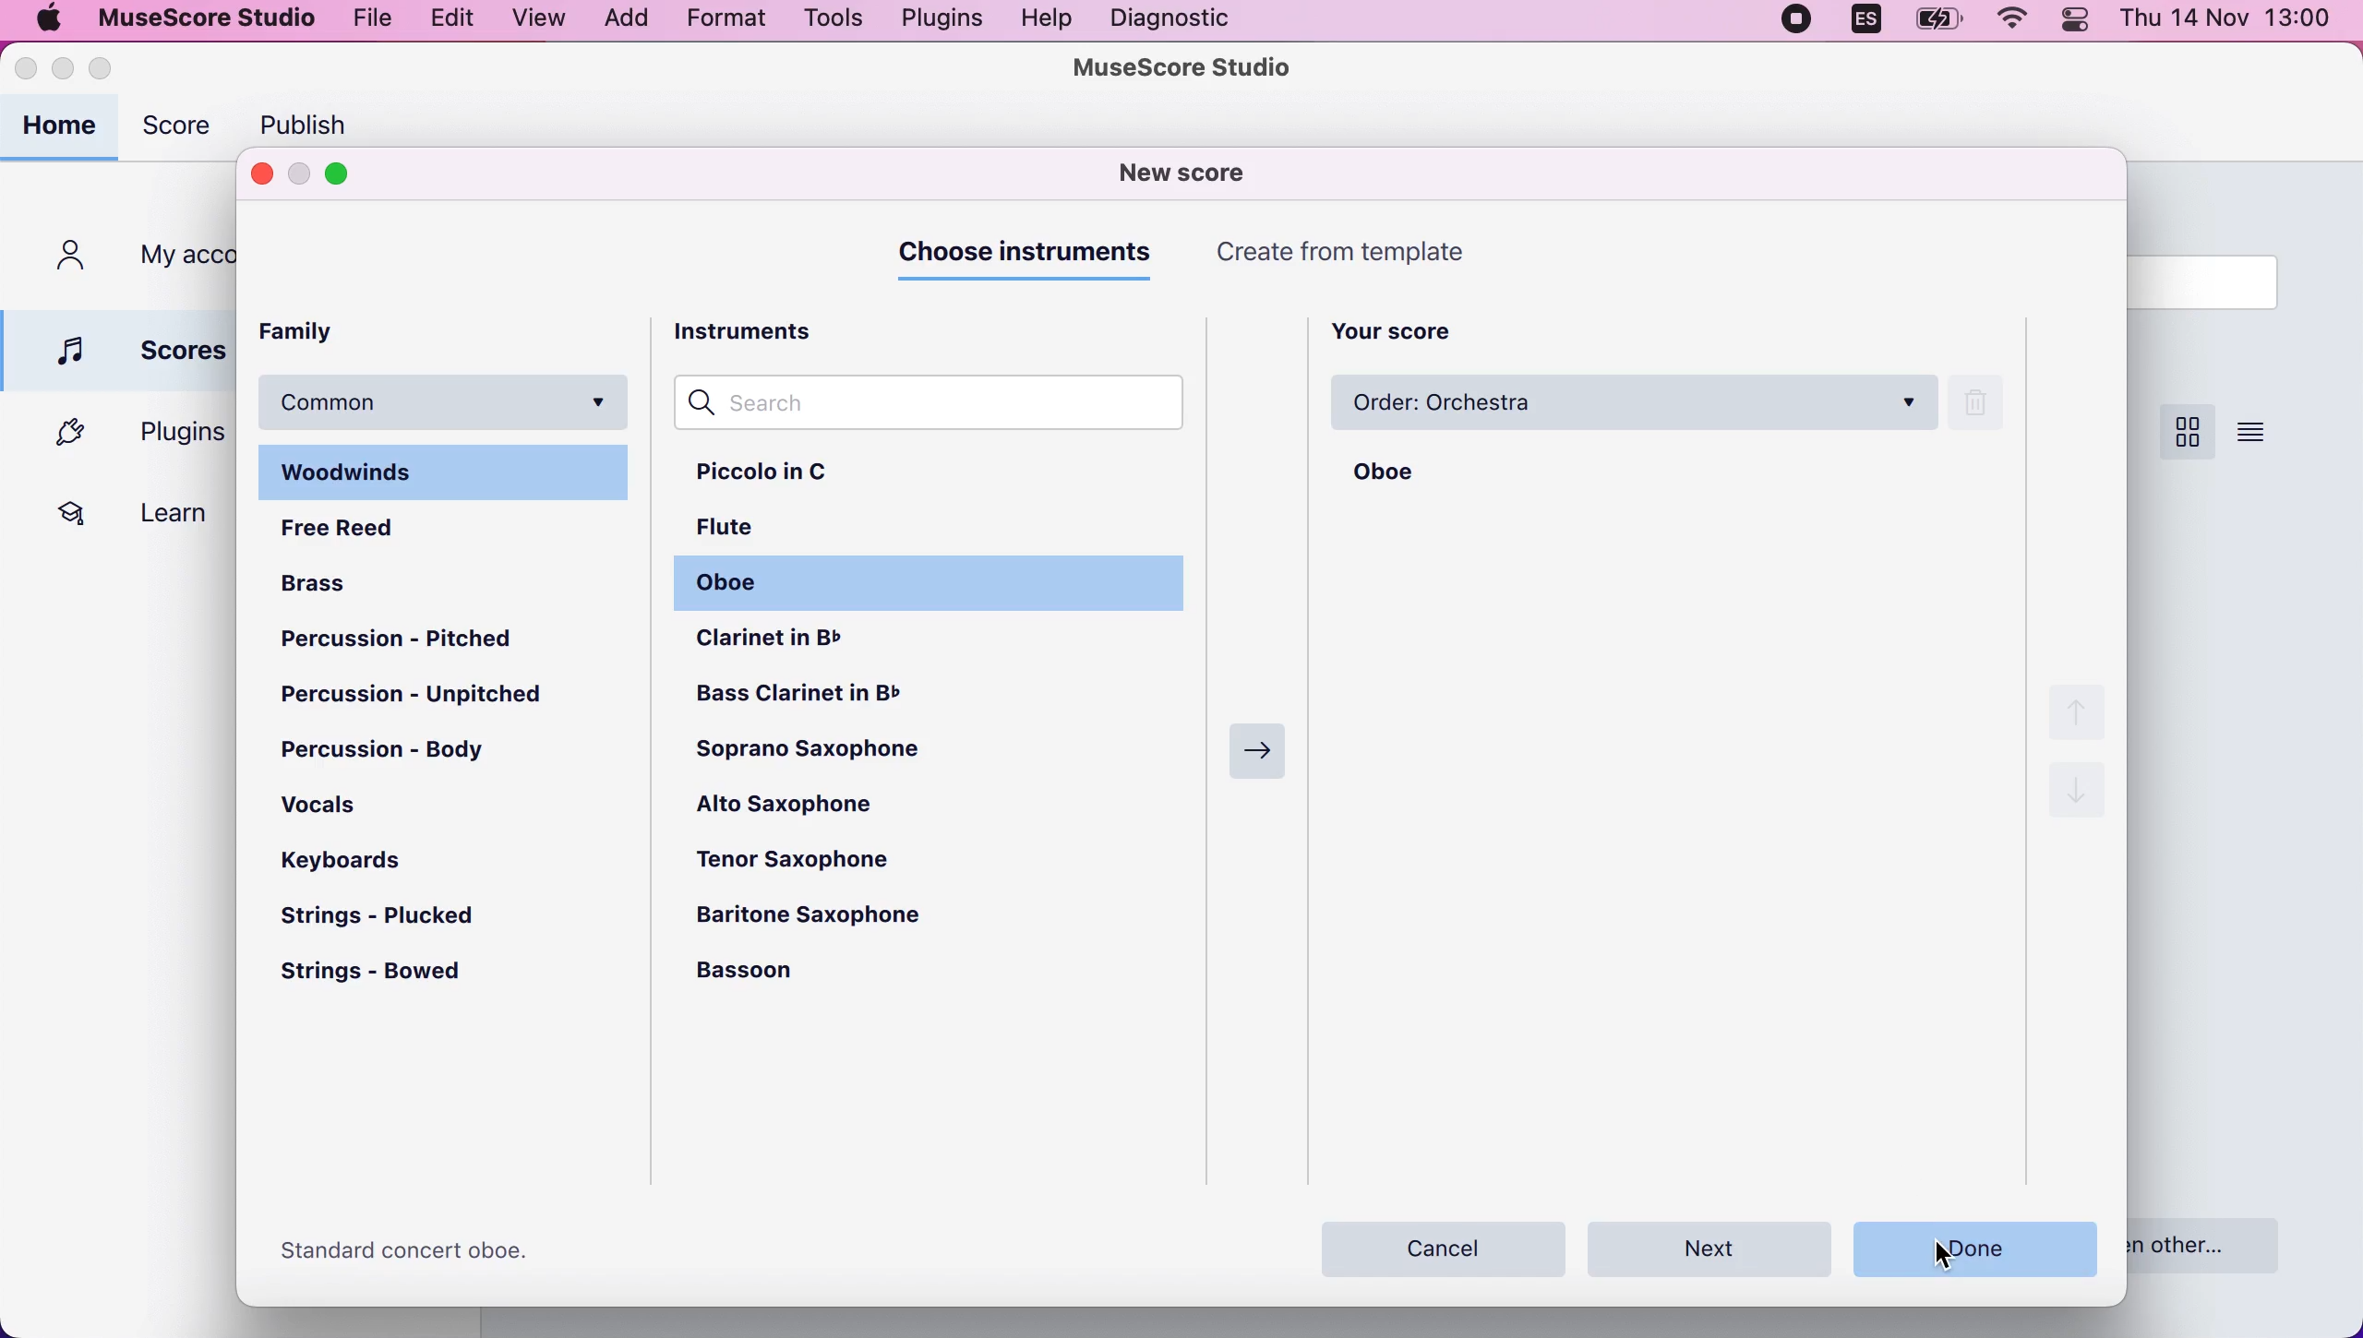 This screenshot has width=2363, height=1338. I want to click on percussion-pitched, so click(416, 639).